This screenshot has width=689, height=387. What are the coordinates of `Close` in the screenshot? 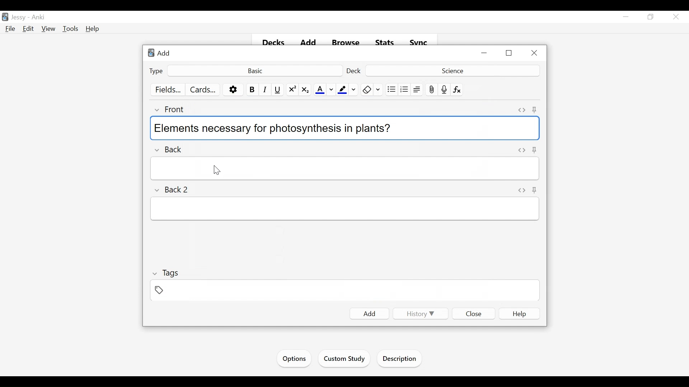 It's located at (474, 313).